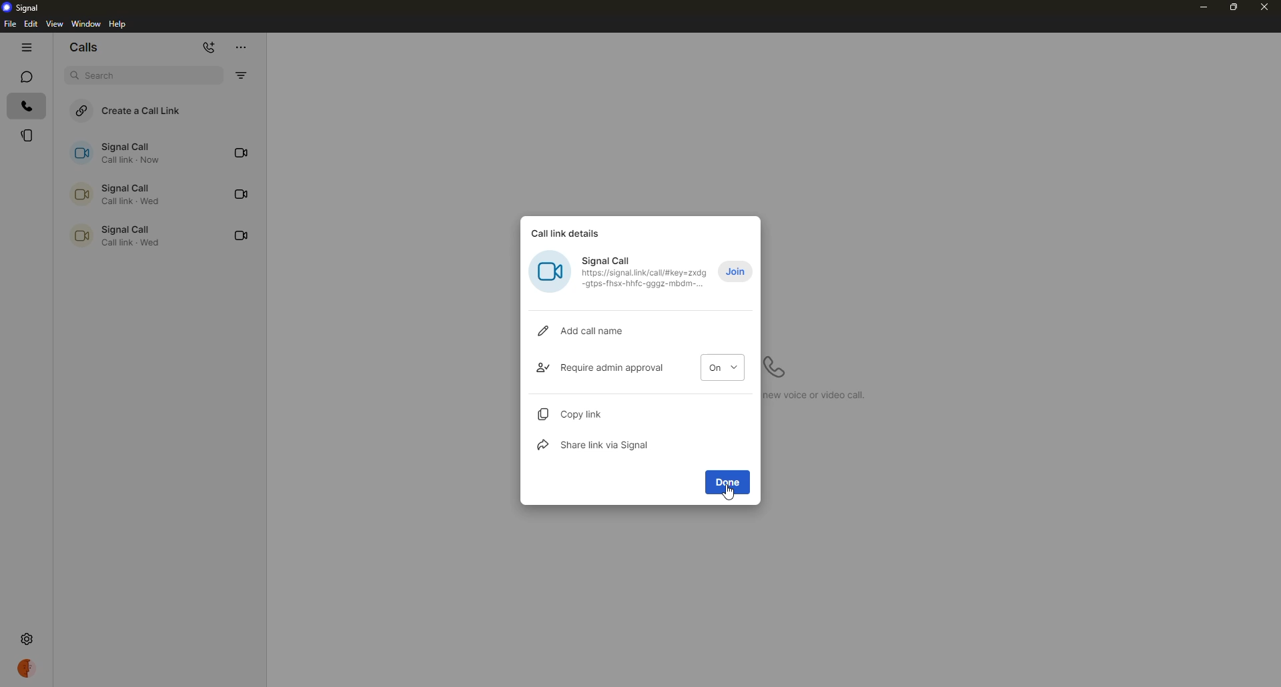  I want to click on video, so click(242, 235).